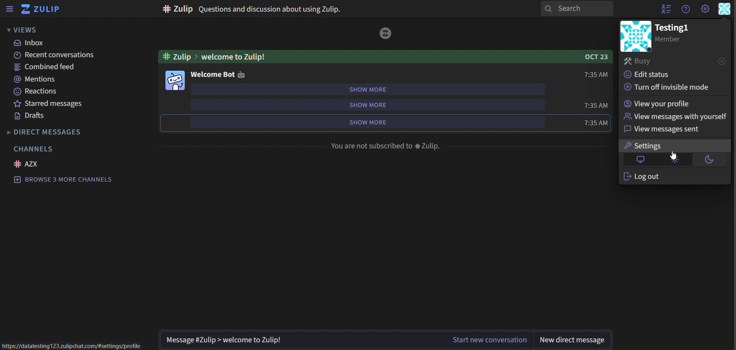 The image size is (736, 350). I want to click on show more, so click(370, 105).